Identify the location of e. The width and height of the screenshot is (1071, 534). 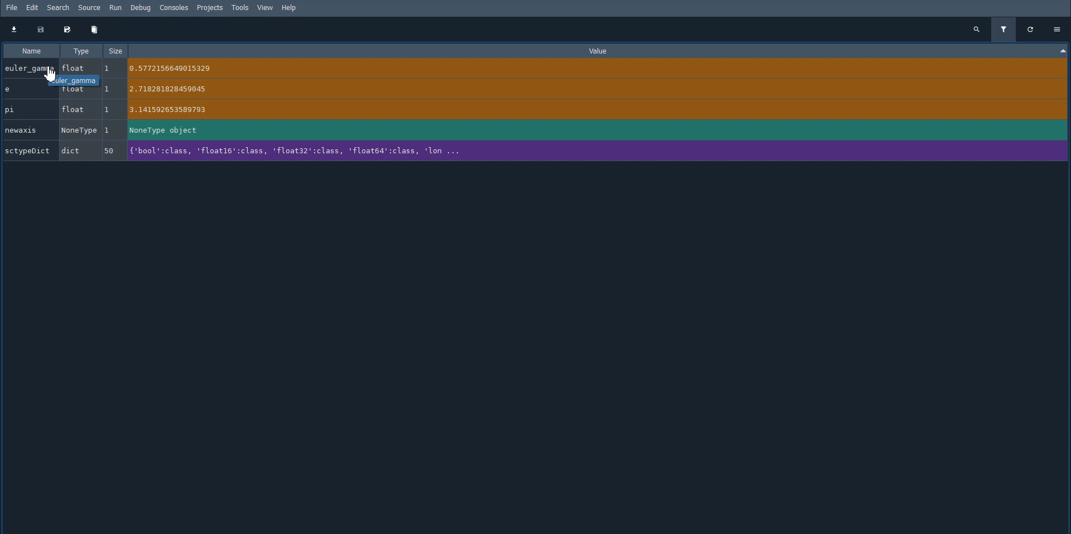
(284, 93).